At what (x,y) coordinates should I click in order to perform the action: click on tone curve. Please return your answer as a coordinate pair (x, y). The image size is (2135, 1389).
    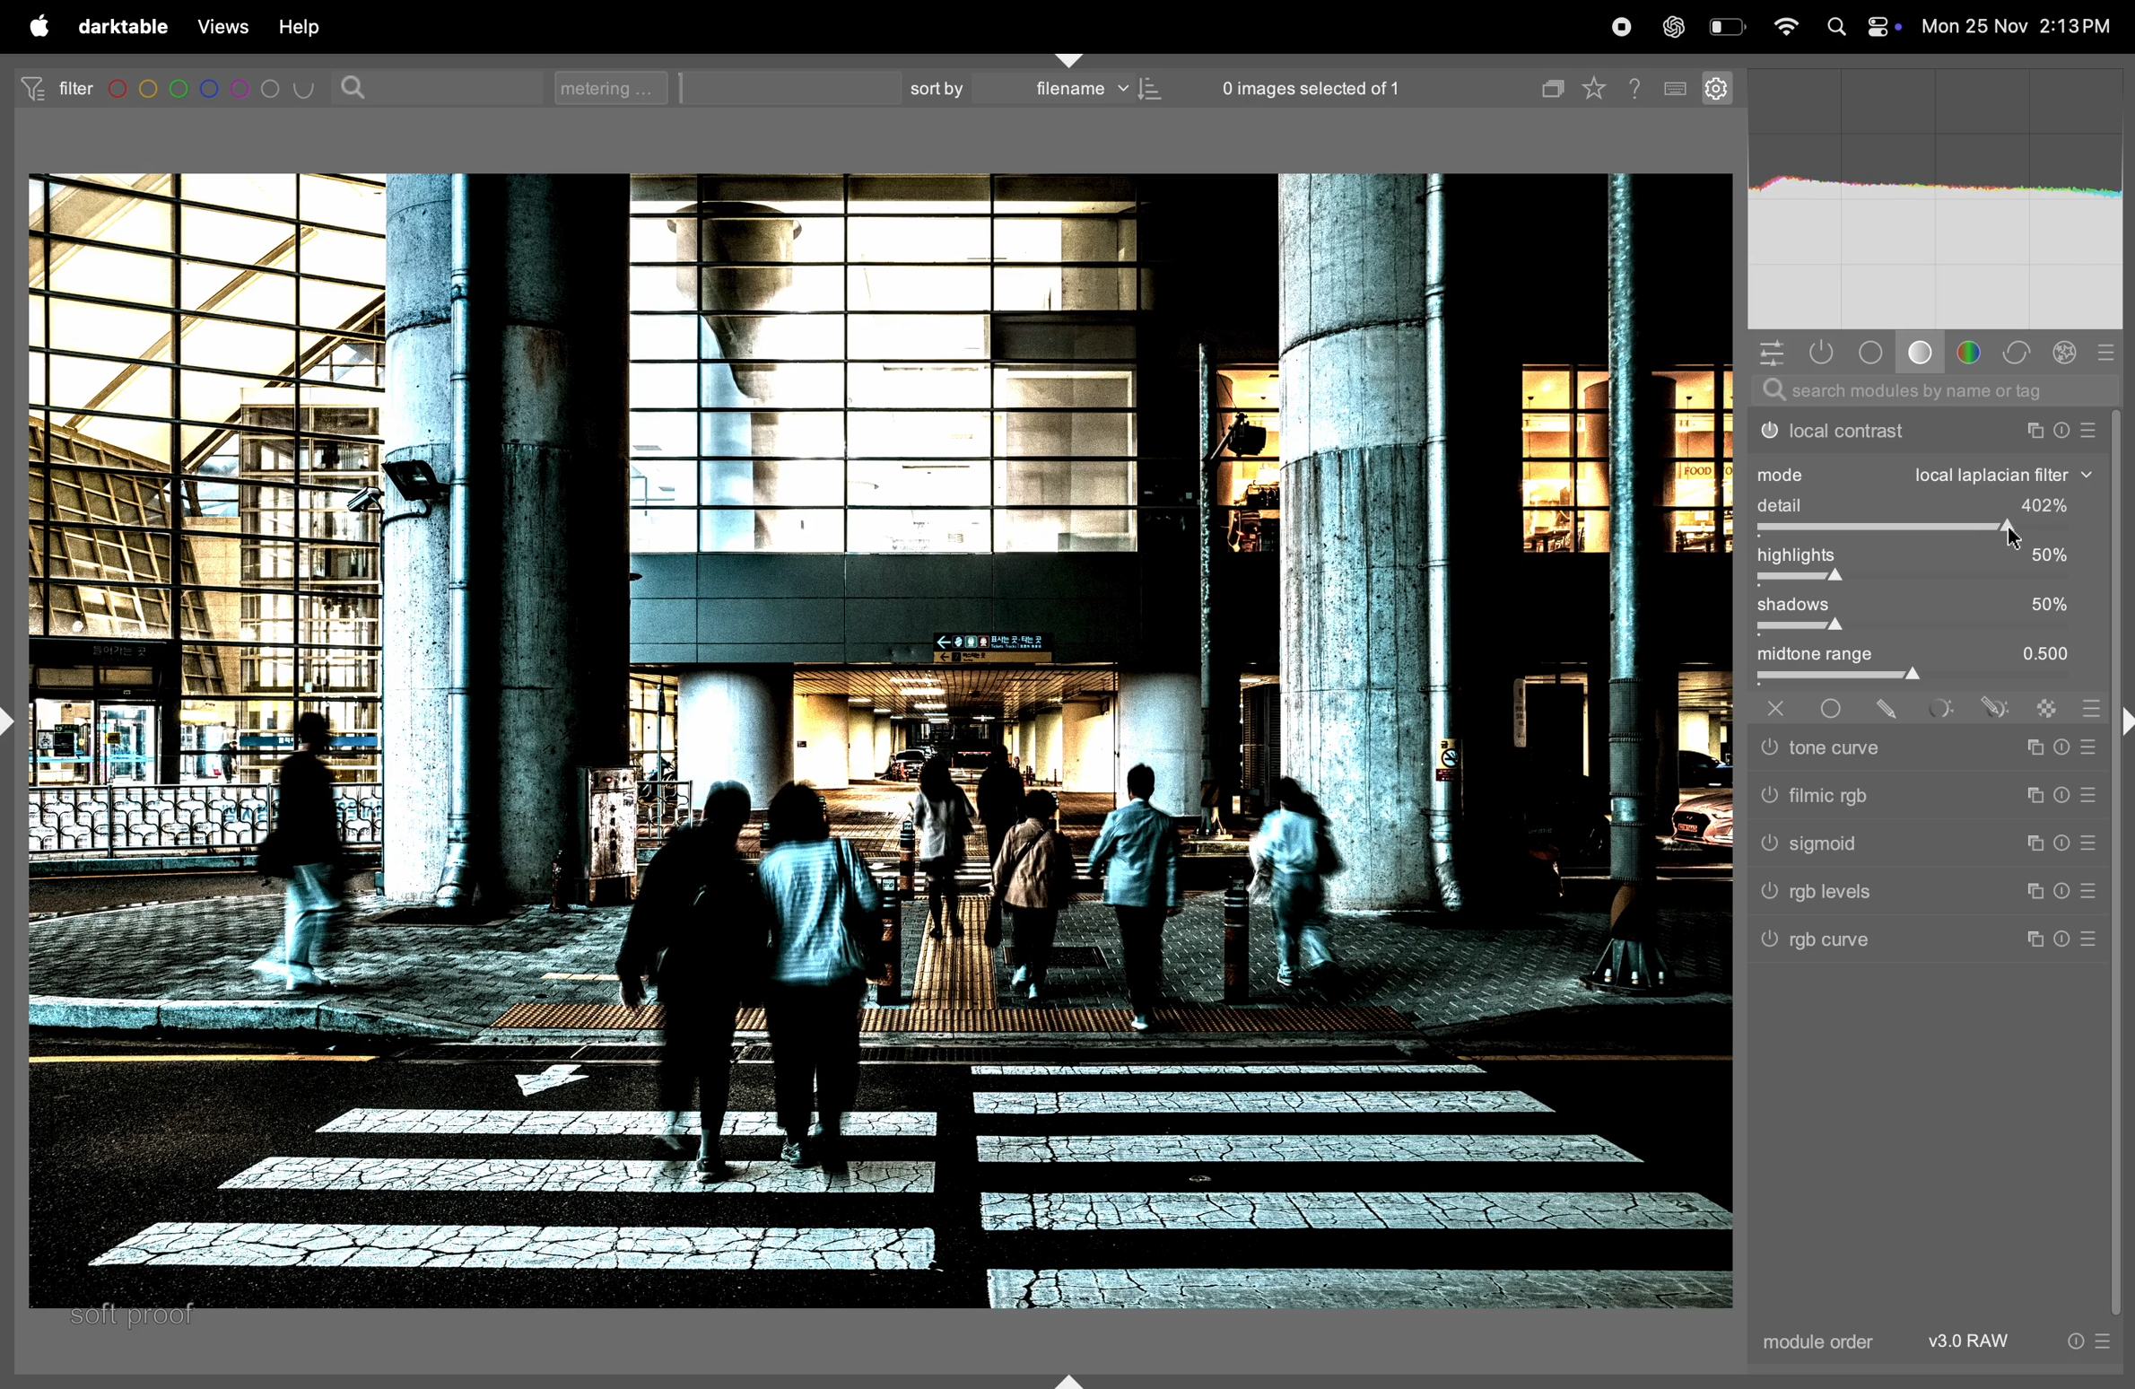
    Looking at the image, I should click on (1913, 748).